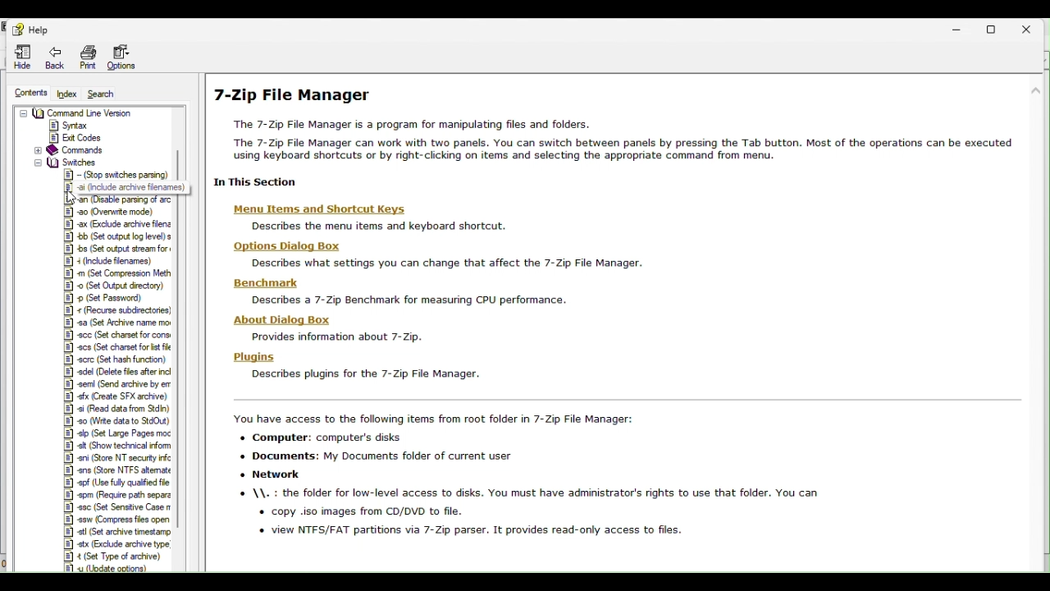 The width and height of the screenshot is (1050, 591). Describe the element at coordinates (79, 138) in the screenshot. I see `Exit Codes` at that location.